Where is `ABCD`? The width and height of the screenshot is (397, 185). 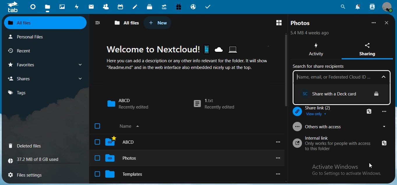 ABCD is located at coordinates (128, 104).